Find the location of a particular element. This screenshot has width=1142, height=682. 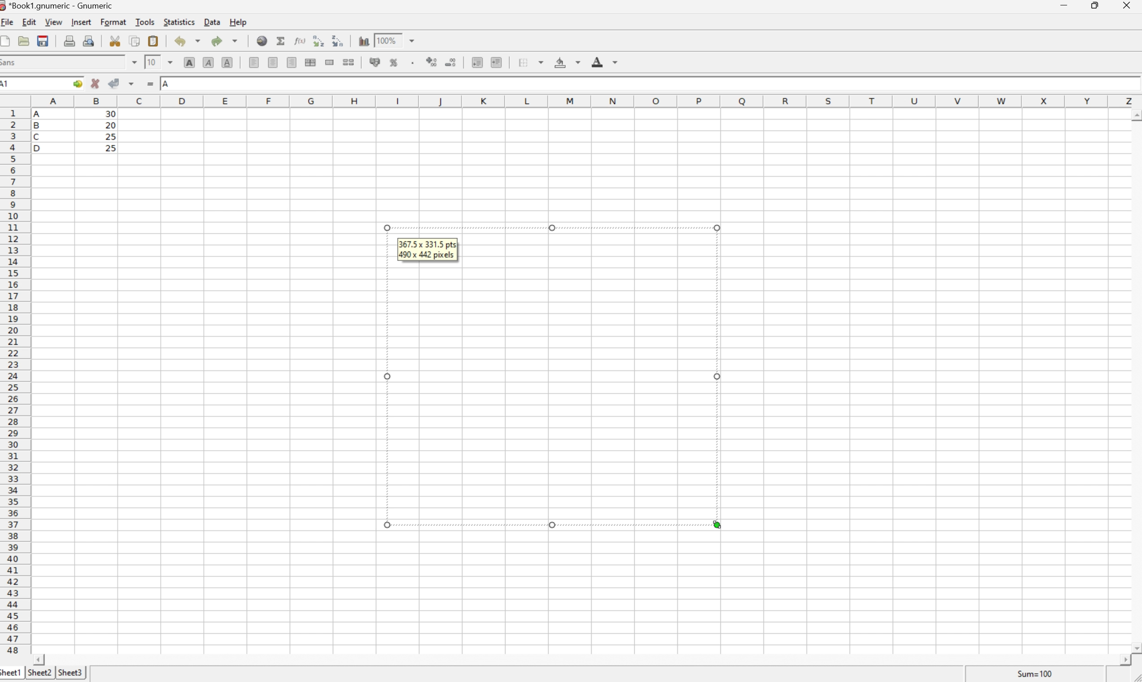

30 is located at coordinates (109, 115).